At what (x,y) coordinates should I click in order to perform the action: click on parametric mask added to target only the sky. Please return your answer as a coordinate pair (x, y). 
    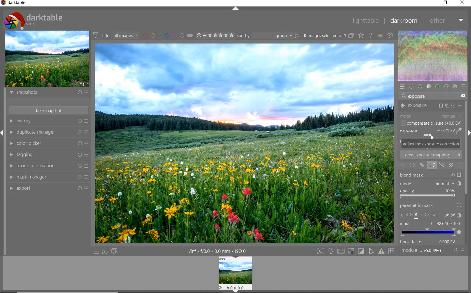
    Looking at the image, I should click on (244, 87).